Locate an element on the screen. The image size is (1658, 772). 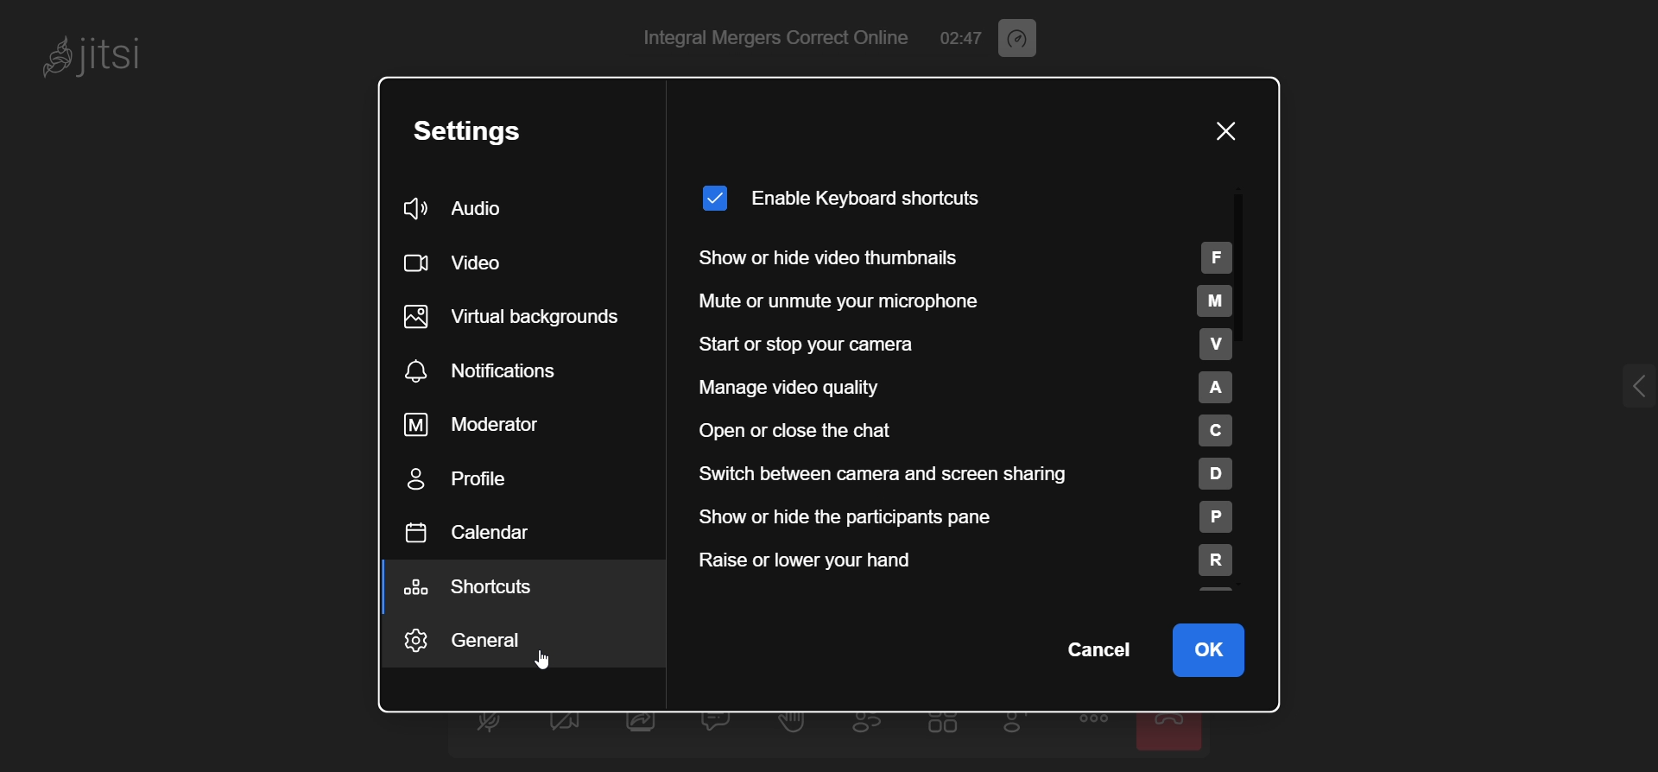
Integral Mergers Correct Online is located at coordinates (771, 38).